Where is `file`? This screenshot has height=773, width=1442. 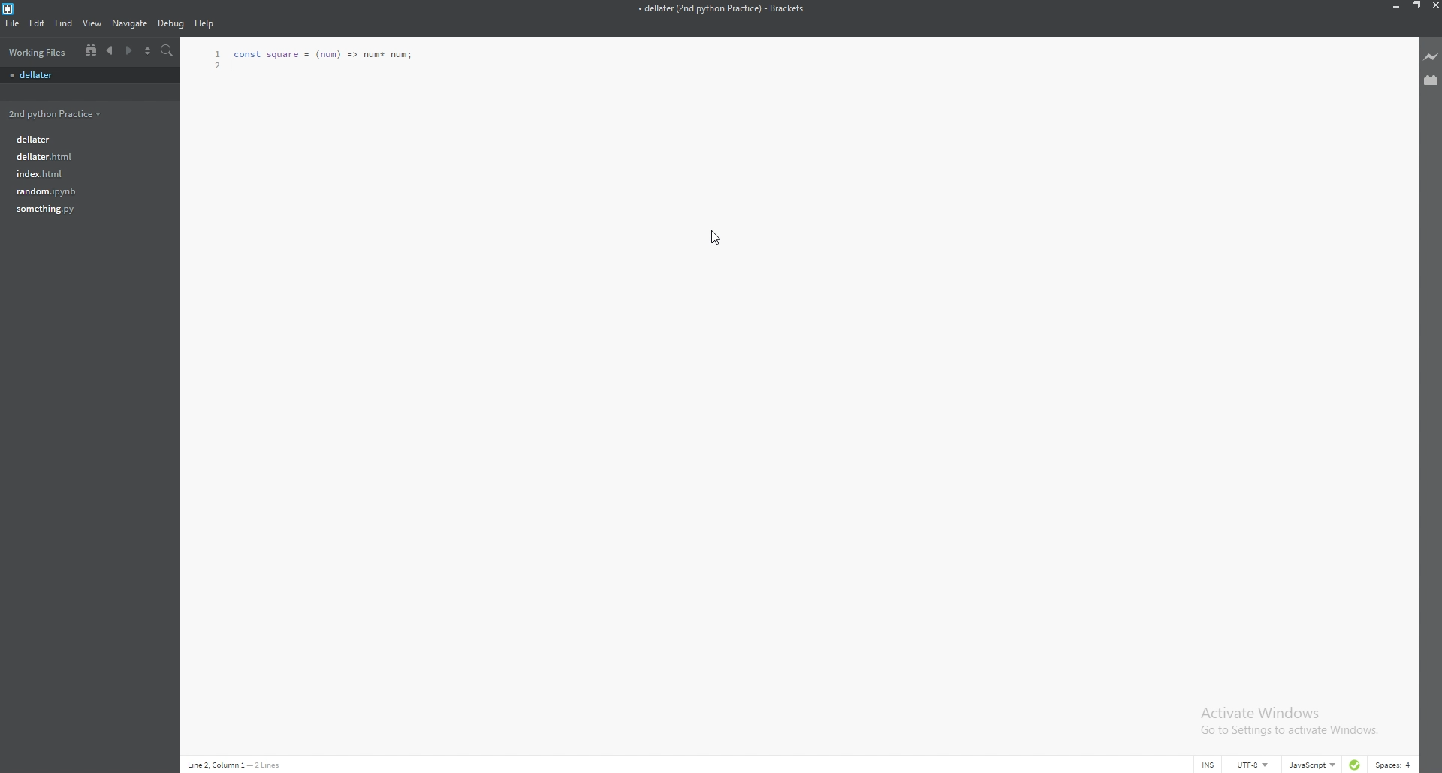
file is located at coordinates (84, 209).